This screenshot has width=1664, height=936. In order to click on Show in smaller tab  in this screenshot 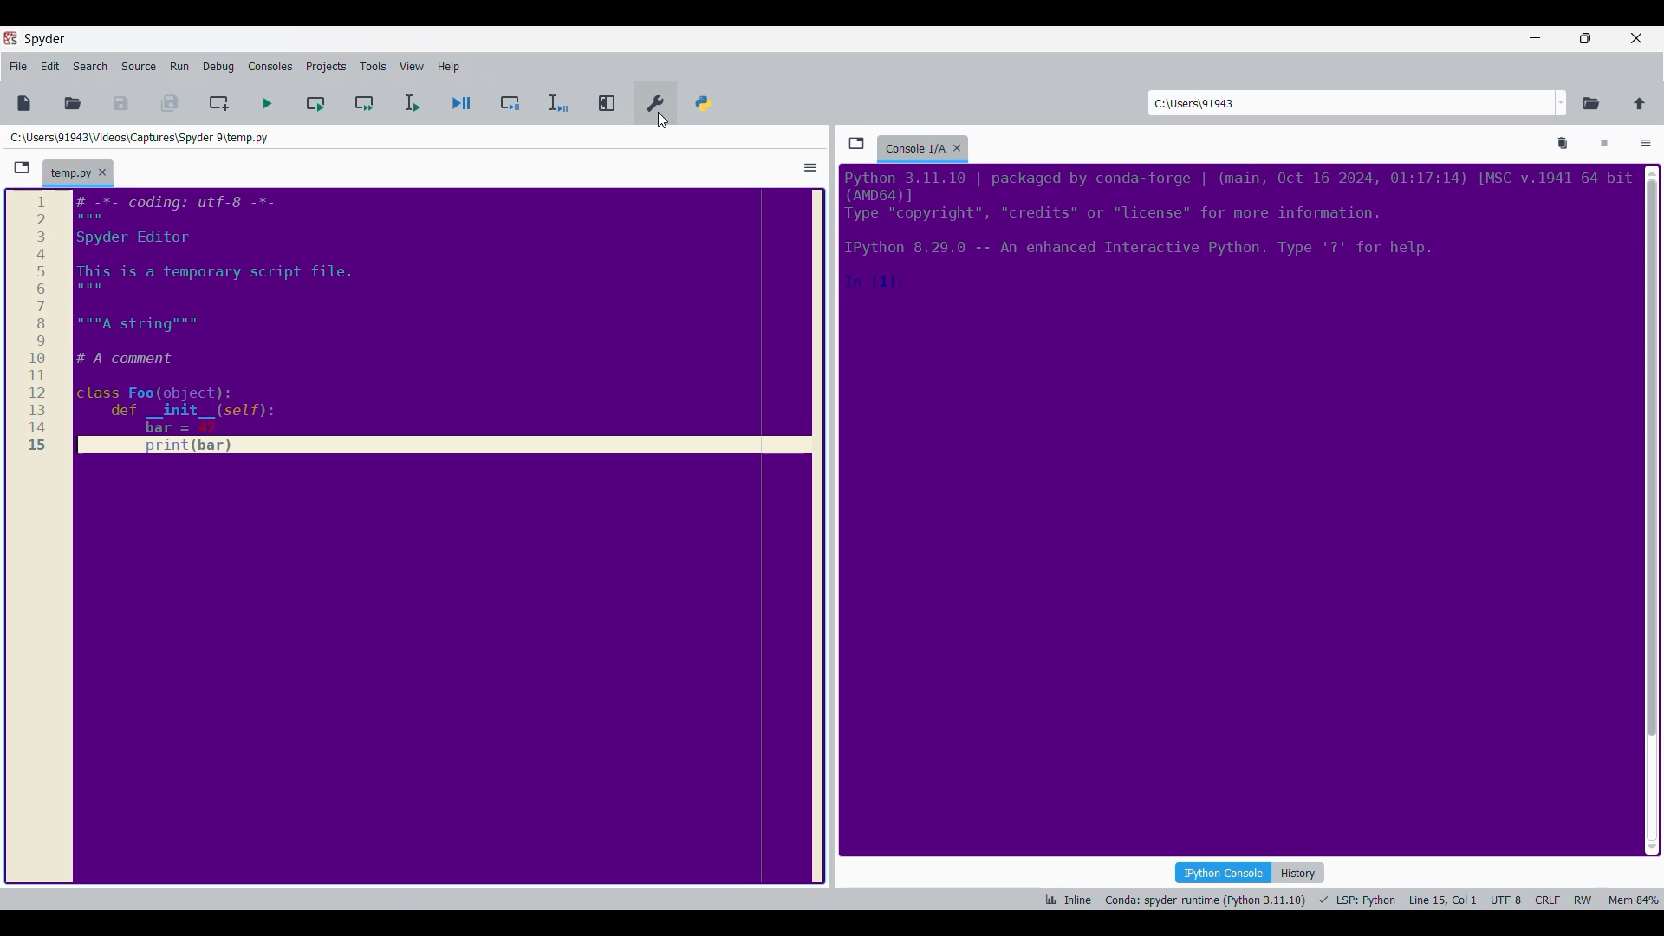, I will do `click(1585, 38)`.